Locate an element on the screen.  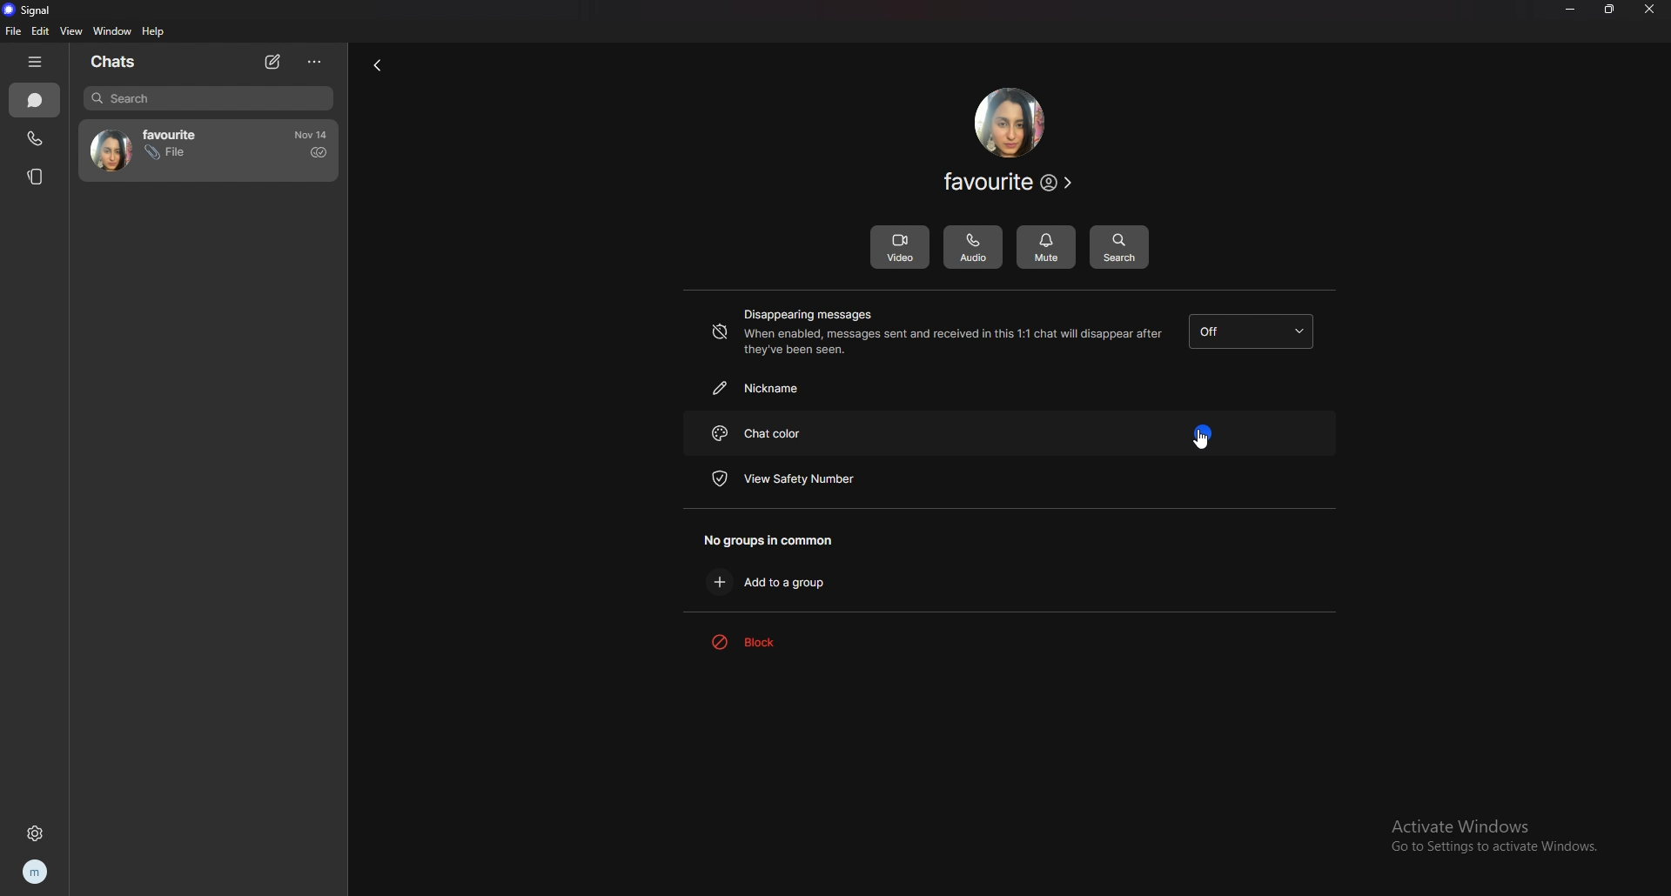
add to a group is located at coordinates (781, 581).